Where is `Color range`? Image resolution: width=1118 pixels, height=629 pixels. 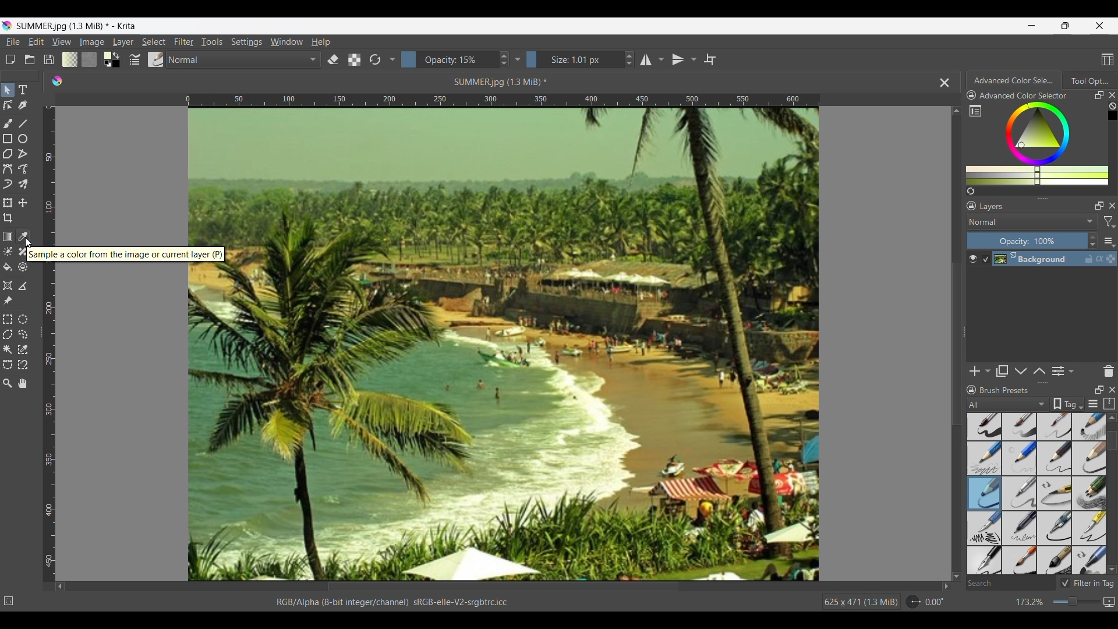
Color range is located at coordinates (1045, 143).